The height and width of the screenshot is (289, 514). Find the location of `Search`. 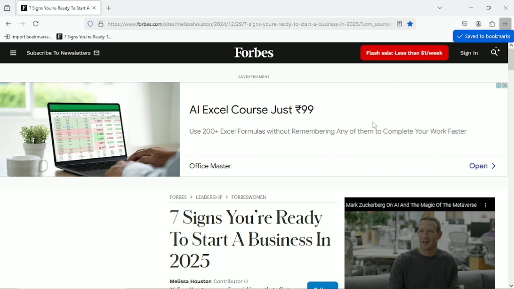

Search is located at coordinates (496, 53).